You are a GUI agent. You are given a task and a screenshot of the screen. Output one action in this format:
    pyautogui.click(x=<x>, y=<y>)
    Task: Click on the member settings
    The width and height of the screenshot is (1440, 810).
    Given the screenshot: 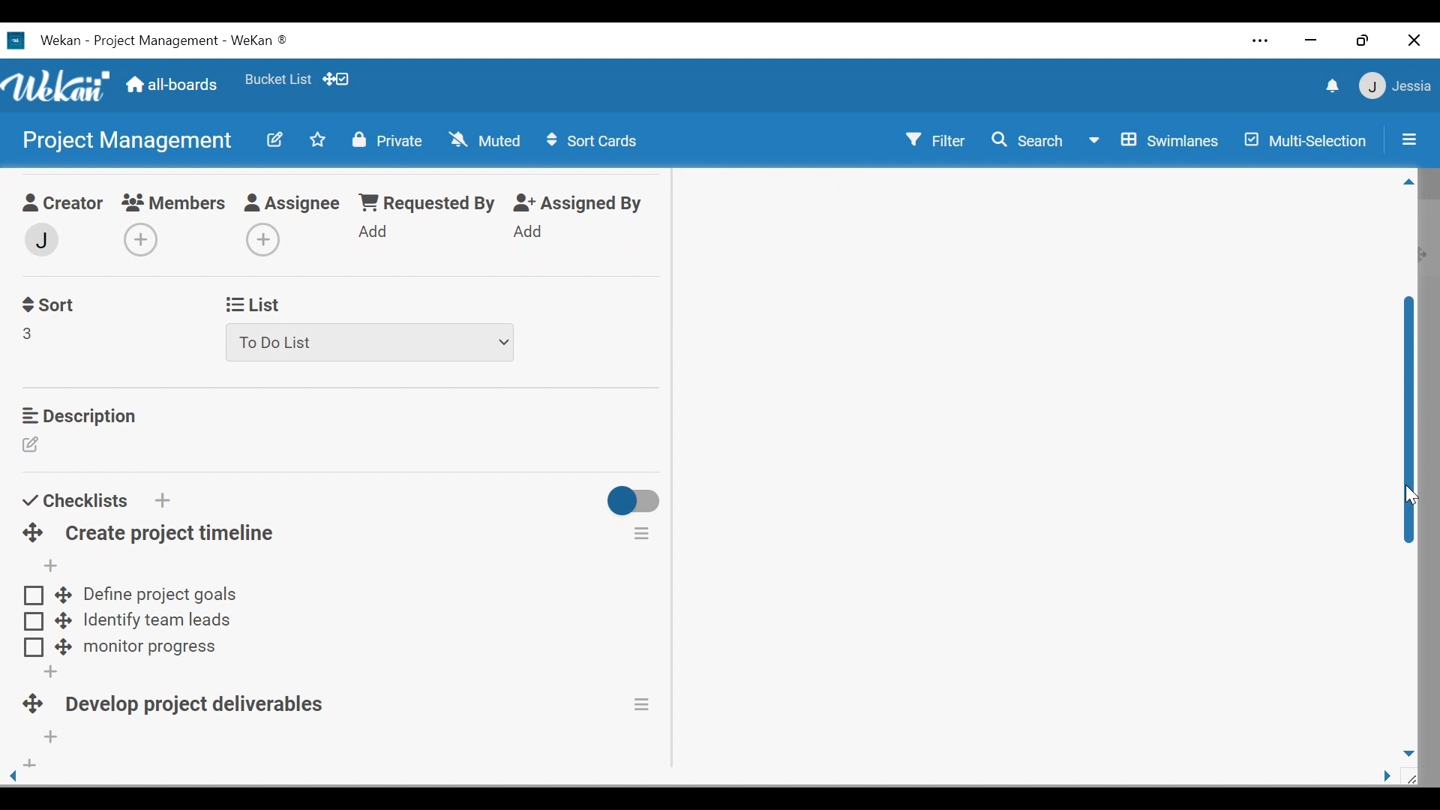 What is the action you would take?
    pyautogui.click(x=1395, y=85)
    